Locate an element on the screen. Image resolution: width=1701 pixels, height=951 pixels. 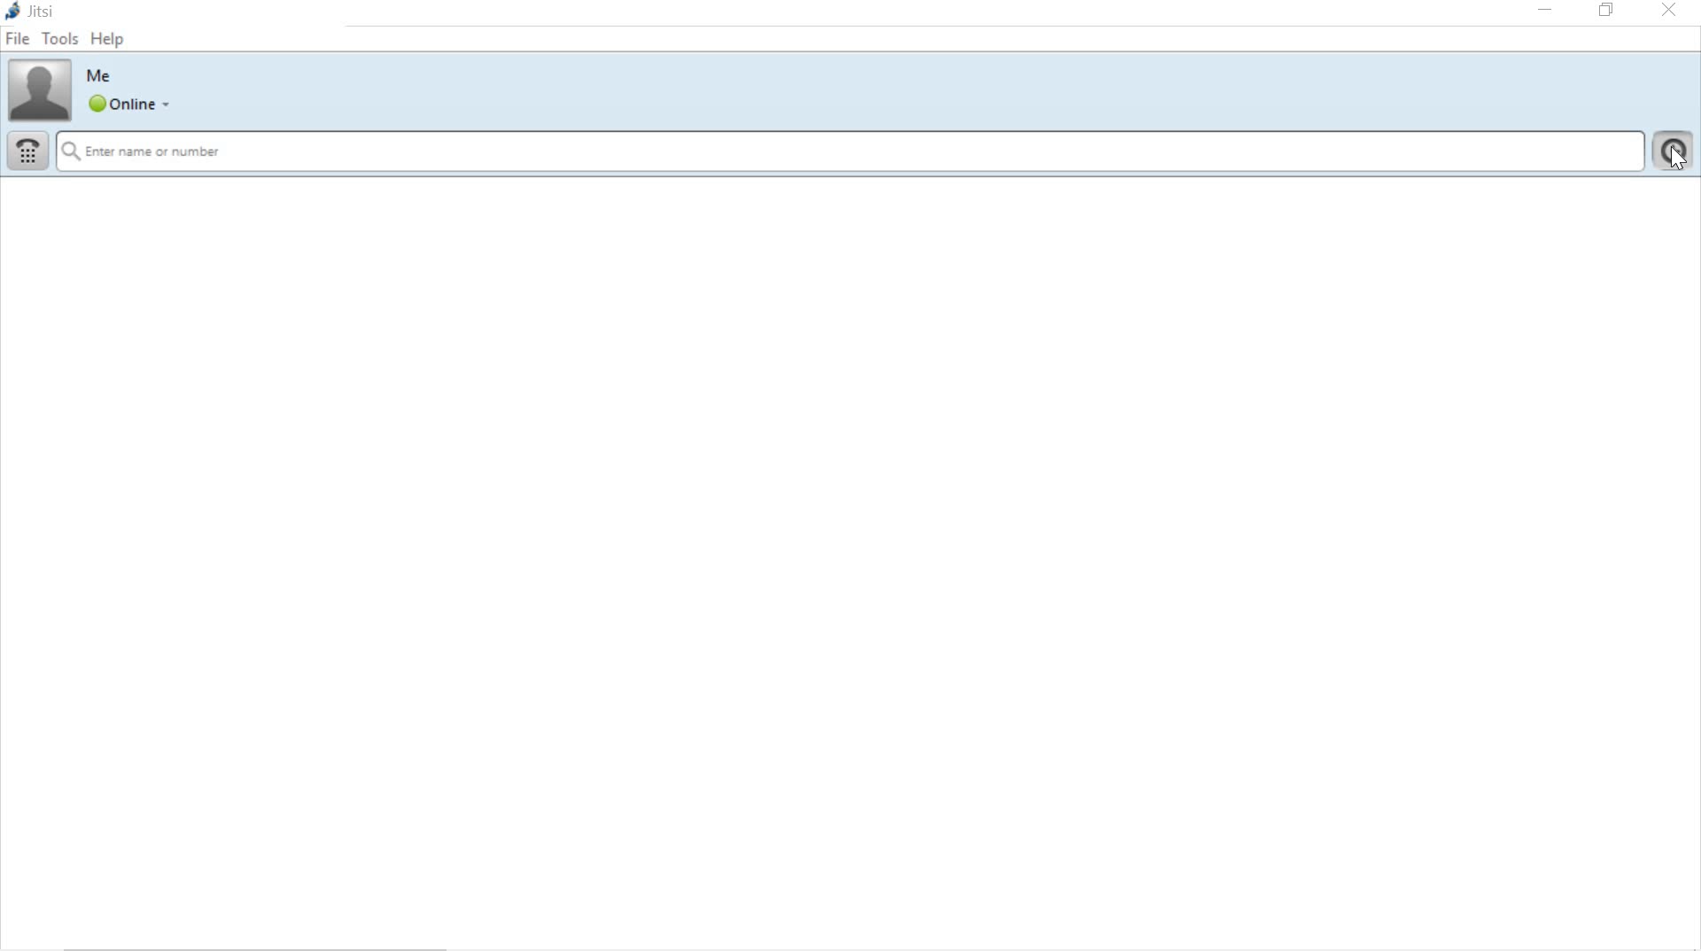
file is located at coordinates (19, 41).